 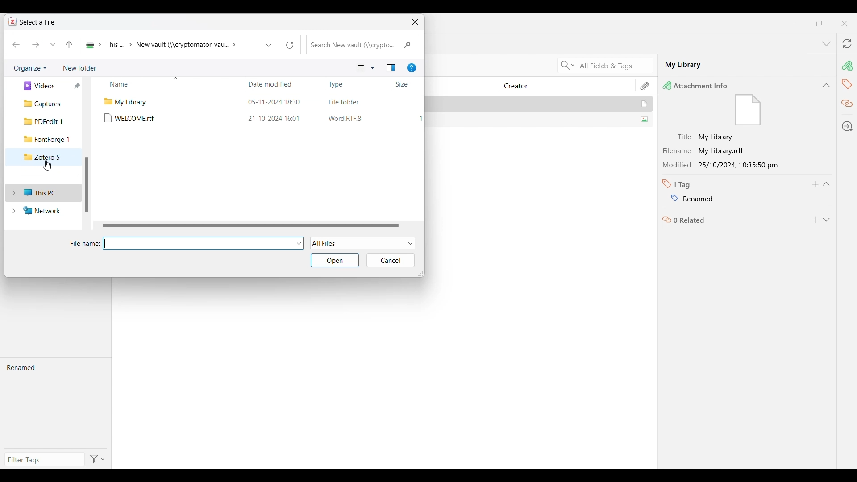 I want to click on Horizontal slide bar, so click(x=251, y=223).